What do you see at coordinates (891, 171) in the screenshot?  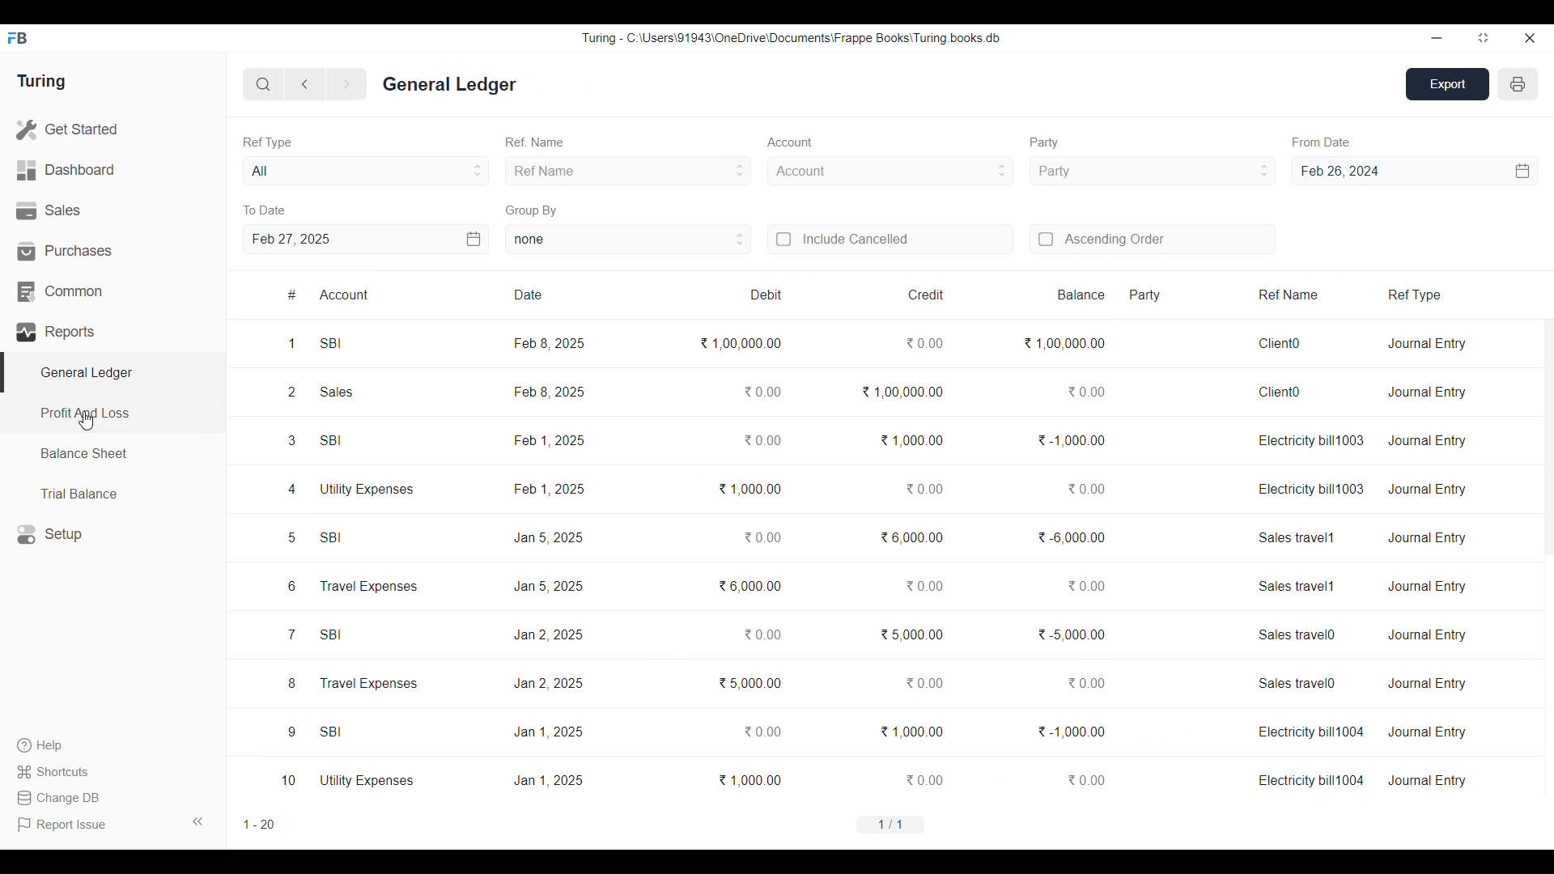 I see `Account` at bounding box center [891, 171].